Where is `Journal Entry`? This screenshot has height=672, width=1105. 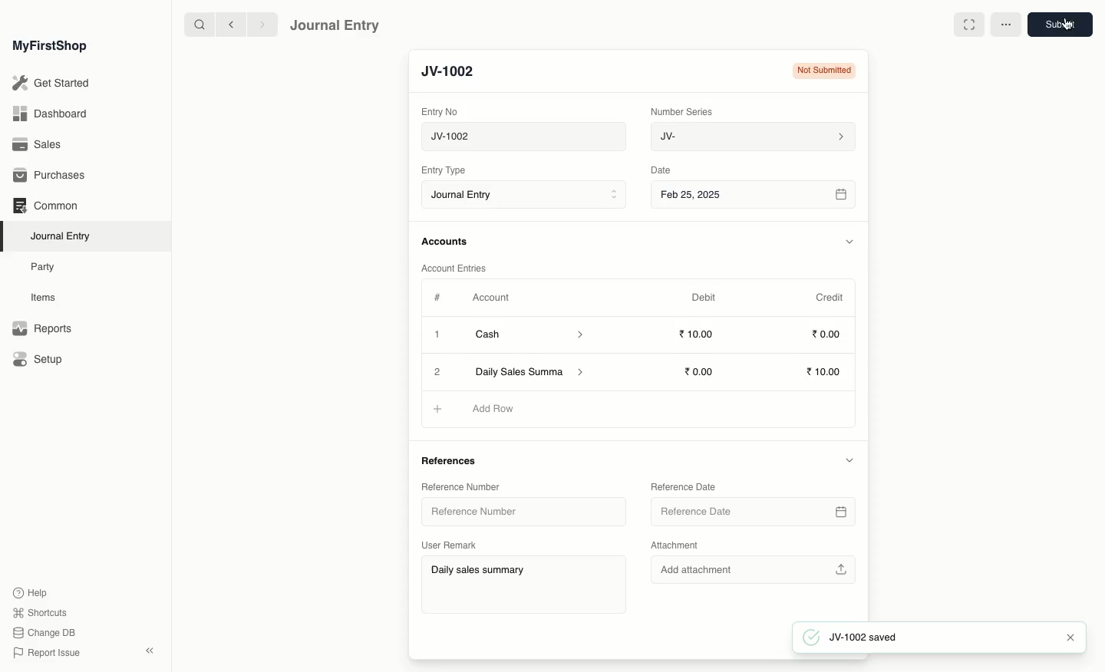 Journal Entry is located at coordinates (335, 25).